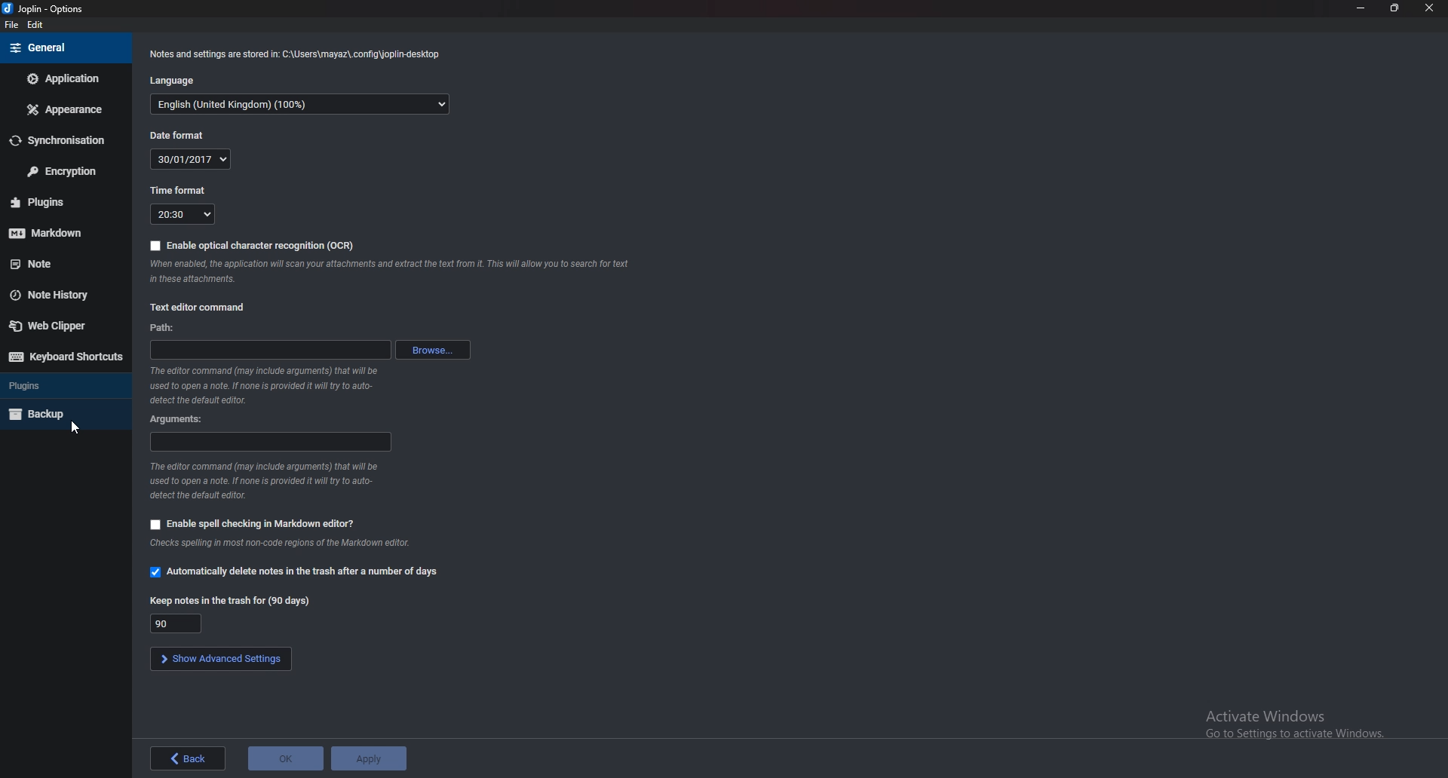  What do you see at coordinates (179, 135) in the screenshot?
I see `Date format` at bounding box center [179, 135].